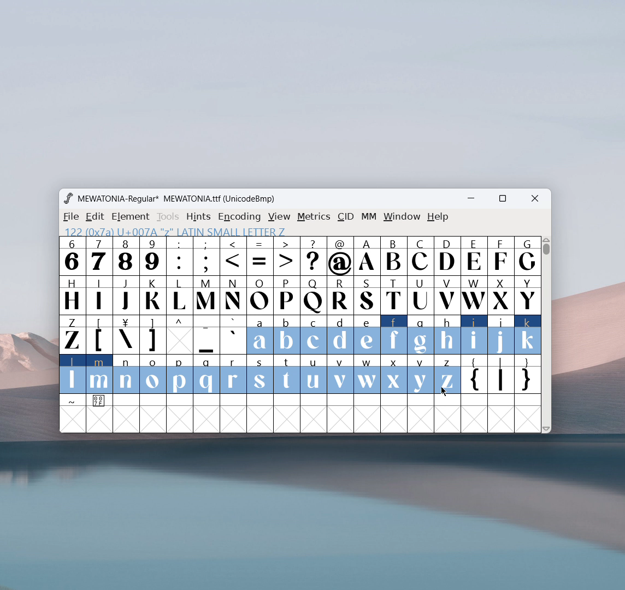  Describe the element at coordinates (502, 335) in the screenshot. I see `j` at that location.